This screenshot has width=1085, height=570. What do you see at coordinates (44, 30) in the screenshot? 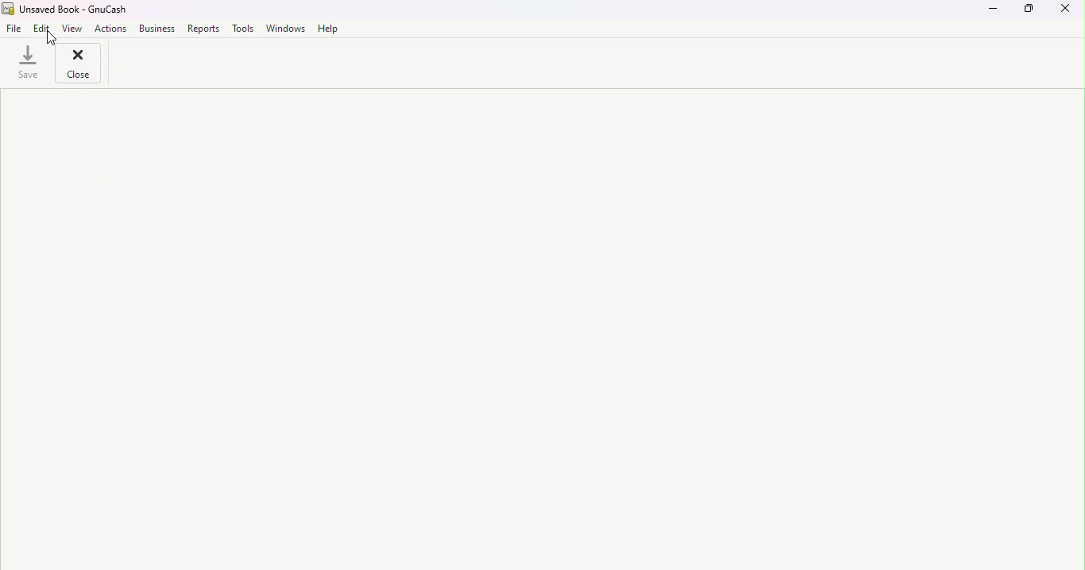
I see `Edit` at bounding box center [44, 30].